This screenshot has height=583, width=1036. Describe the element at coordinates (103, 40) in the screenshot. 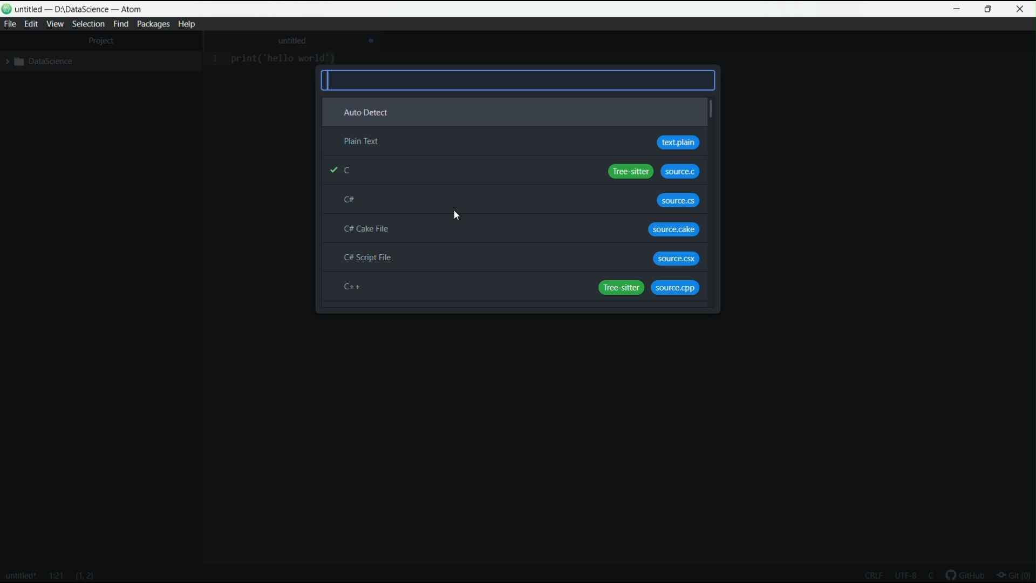

I see `project` at that location.